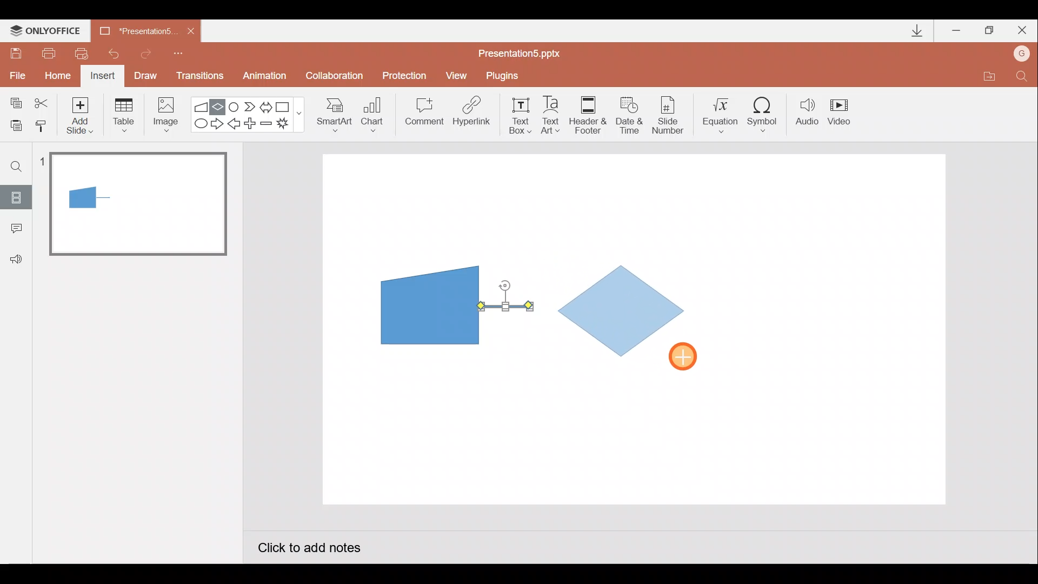 This screenshot has height=584, width=1038. Describe the element at coordinates (178, 52) in the screenshot. I see `Customize quick access toolbar` at that location.